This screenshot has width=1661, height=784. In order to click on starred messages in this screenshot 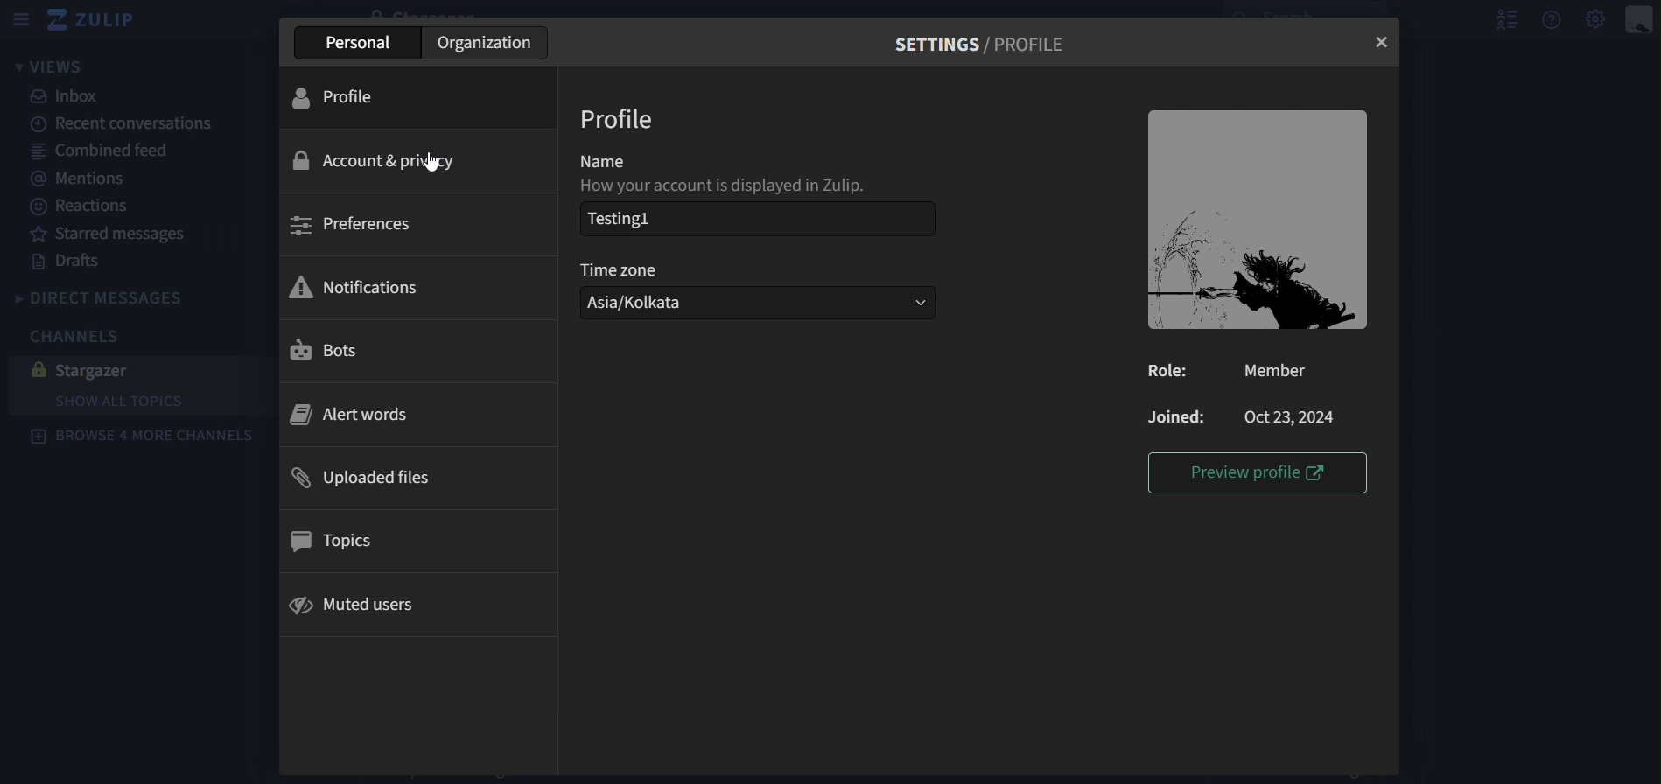, I will do `click(117, 234)`.